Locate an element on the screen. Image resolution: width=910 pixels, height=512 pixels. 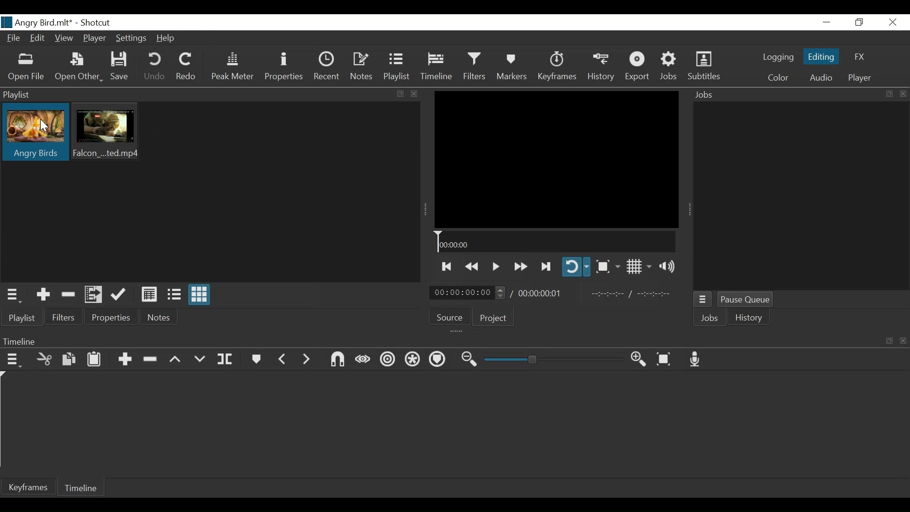
Jobs menu is located at coordinates (704, 299).